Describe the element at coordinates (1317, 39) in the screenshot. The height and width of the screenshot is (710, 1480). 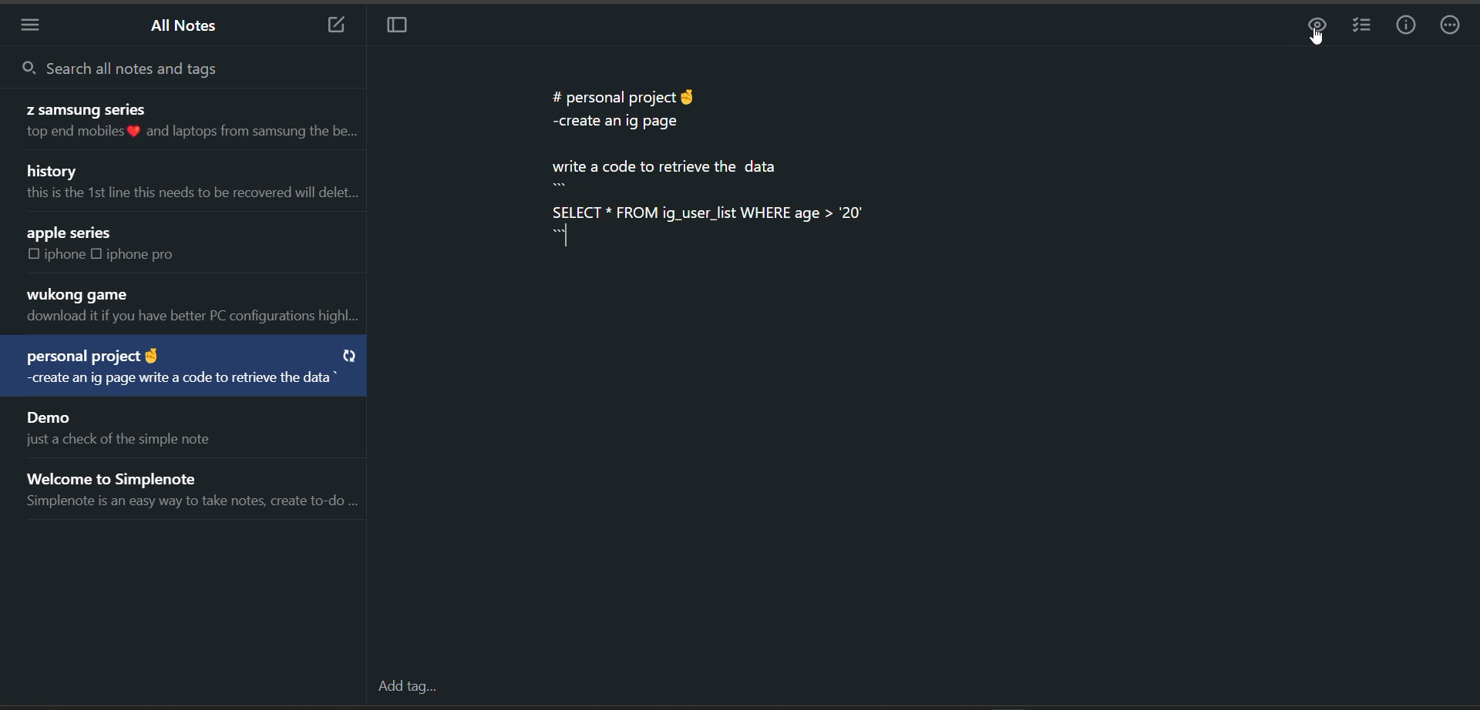
I see `cursor` at that location.